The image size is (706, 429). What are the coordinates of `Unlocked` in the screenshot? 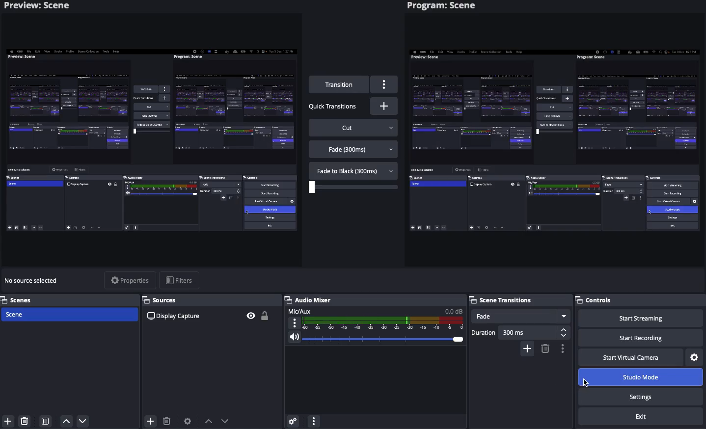 It's located at (265, 315).